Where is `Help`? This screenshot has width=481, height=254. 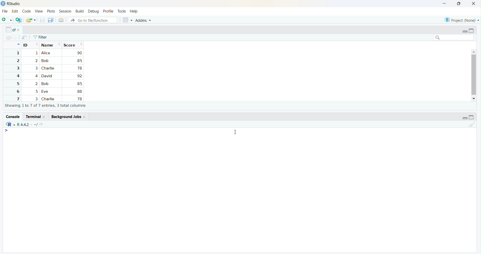 Help is located at coordinates (134, 12).